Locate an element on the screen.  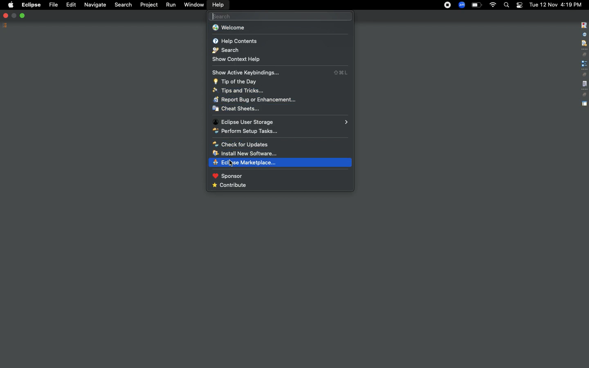
Search is located at coordinates (225, 51).